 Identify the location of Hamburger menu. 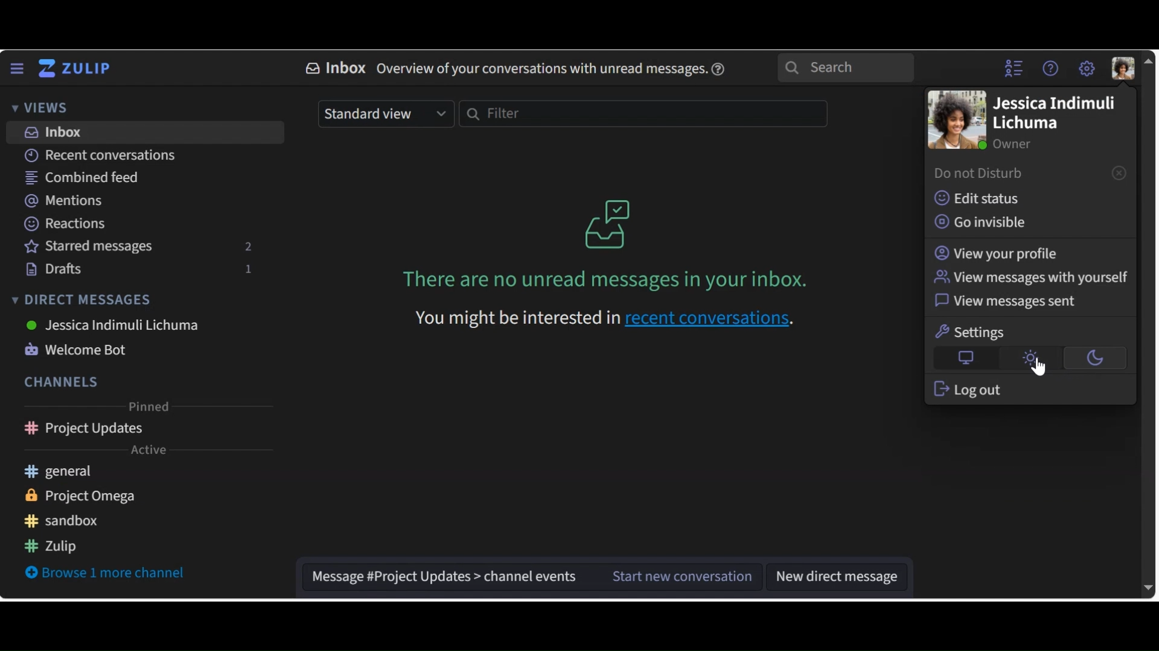
(16, 69).